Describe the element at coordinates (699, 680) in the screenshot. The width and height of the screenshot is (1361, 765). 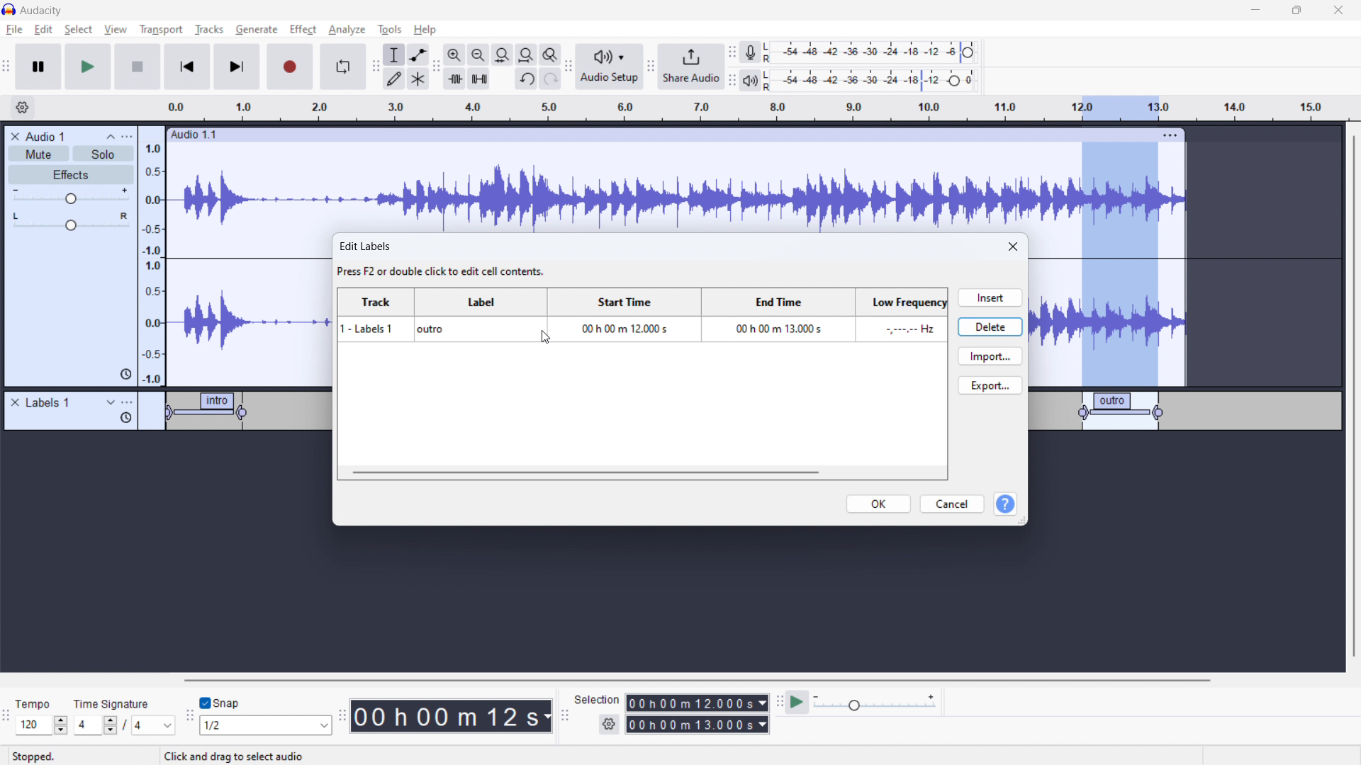
I see `horizontal scrollbar` at that location.